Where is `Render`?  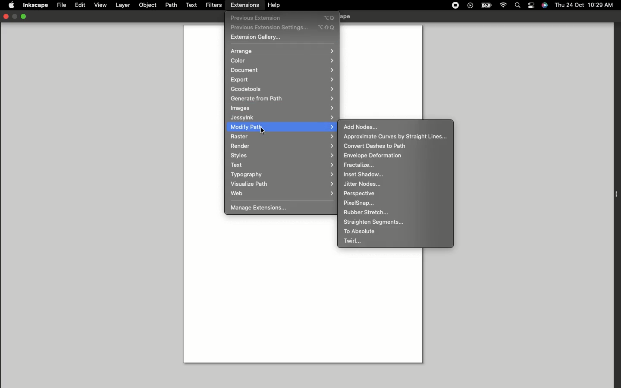 Render is located at coordinates (283, 146).